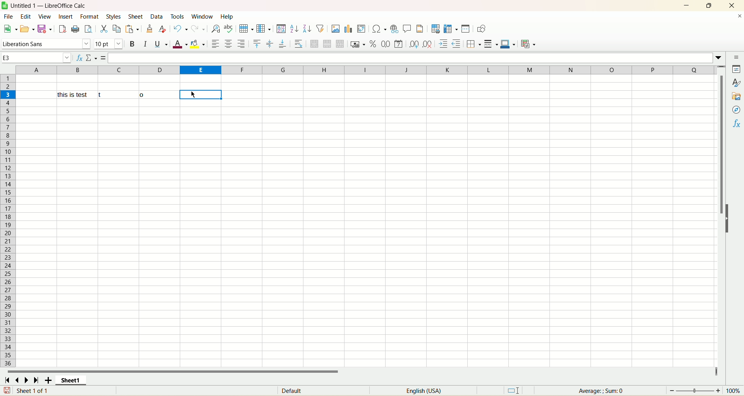  Describe the element at coordinates (420, 29) in the screenshot. I see `header and footers` at that location.